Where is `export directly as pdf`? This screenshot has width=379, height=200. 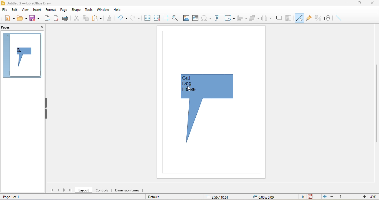 export directly as pdf is located at coordinates (57, 19).